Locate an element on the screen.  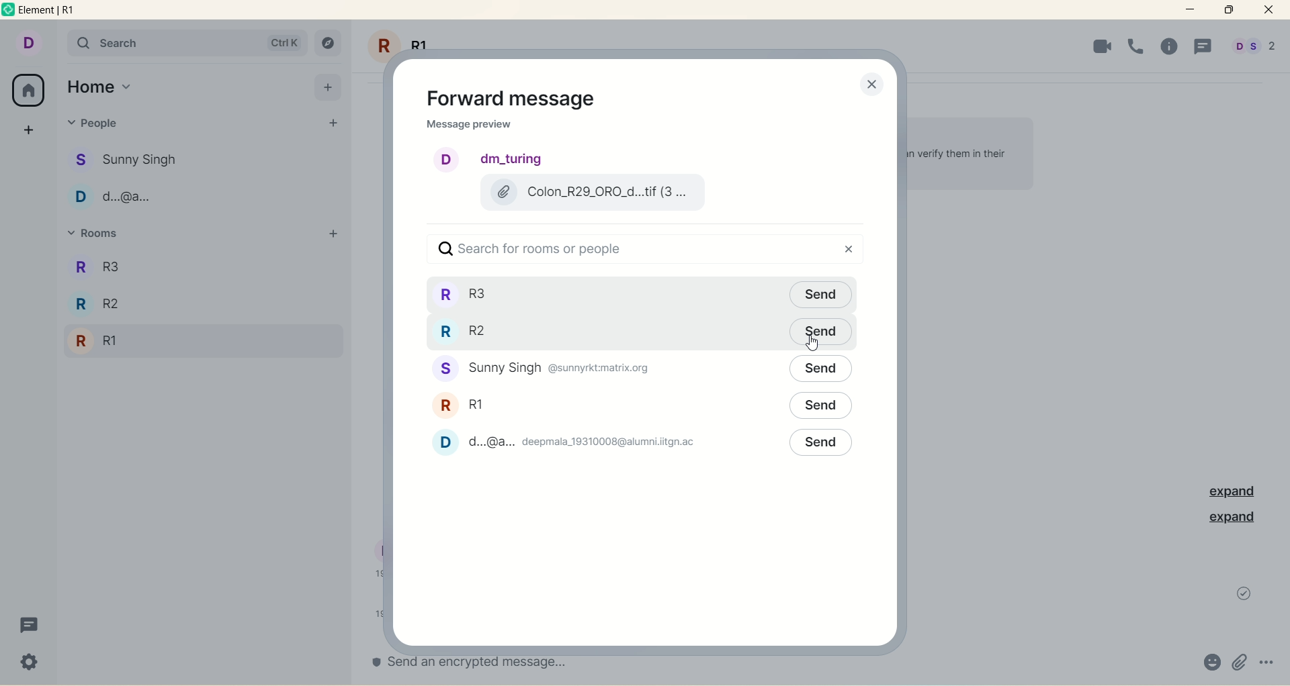
people is located at coordinates (134, 157).